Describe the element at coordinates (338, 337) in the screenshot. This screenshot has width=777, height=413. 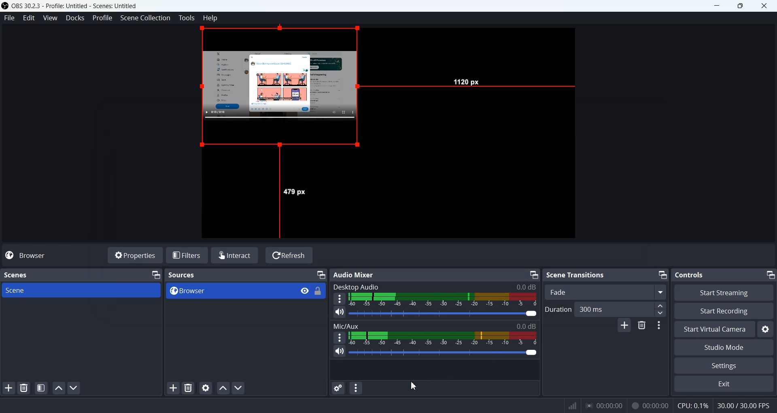
I see `More` at that location.